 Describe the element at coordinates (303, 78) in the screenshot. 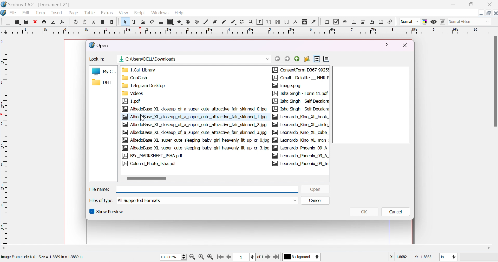

I see ` Gmail - Deloitte __ NHR P` at that location.